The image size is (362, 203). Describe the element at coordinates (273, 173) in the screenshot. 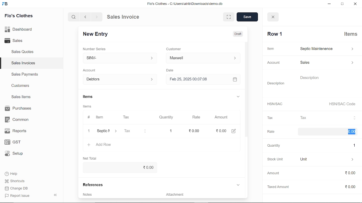

I see `‘Amount.` at that location.